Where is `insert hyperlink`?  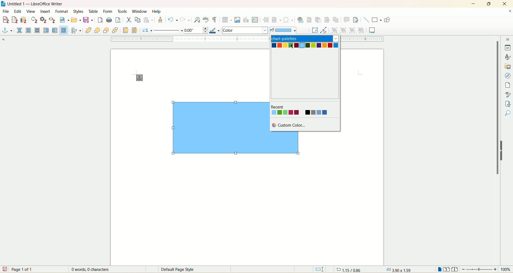
insert hyperlink is located at coordinates (300, 20).